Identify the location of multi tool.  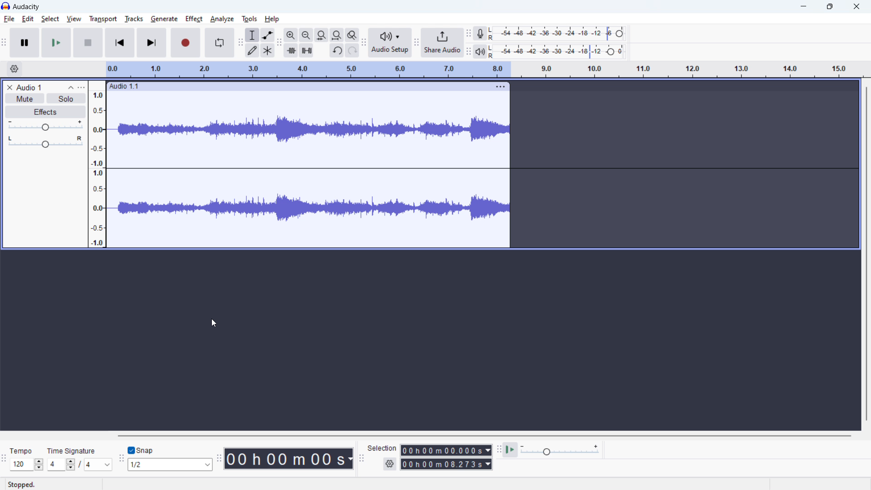
(268, 50).